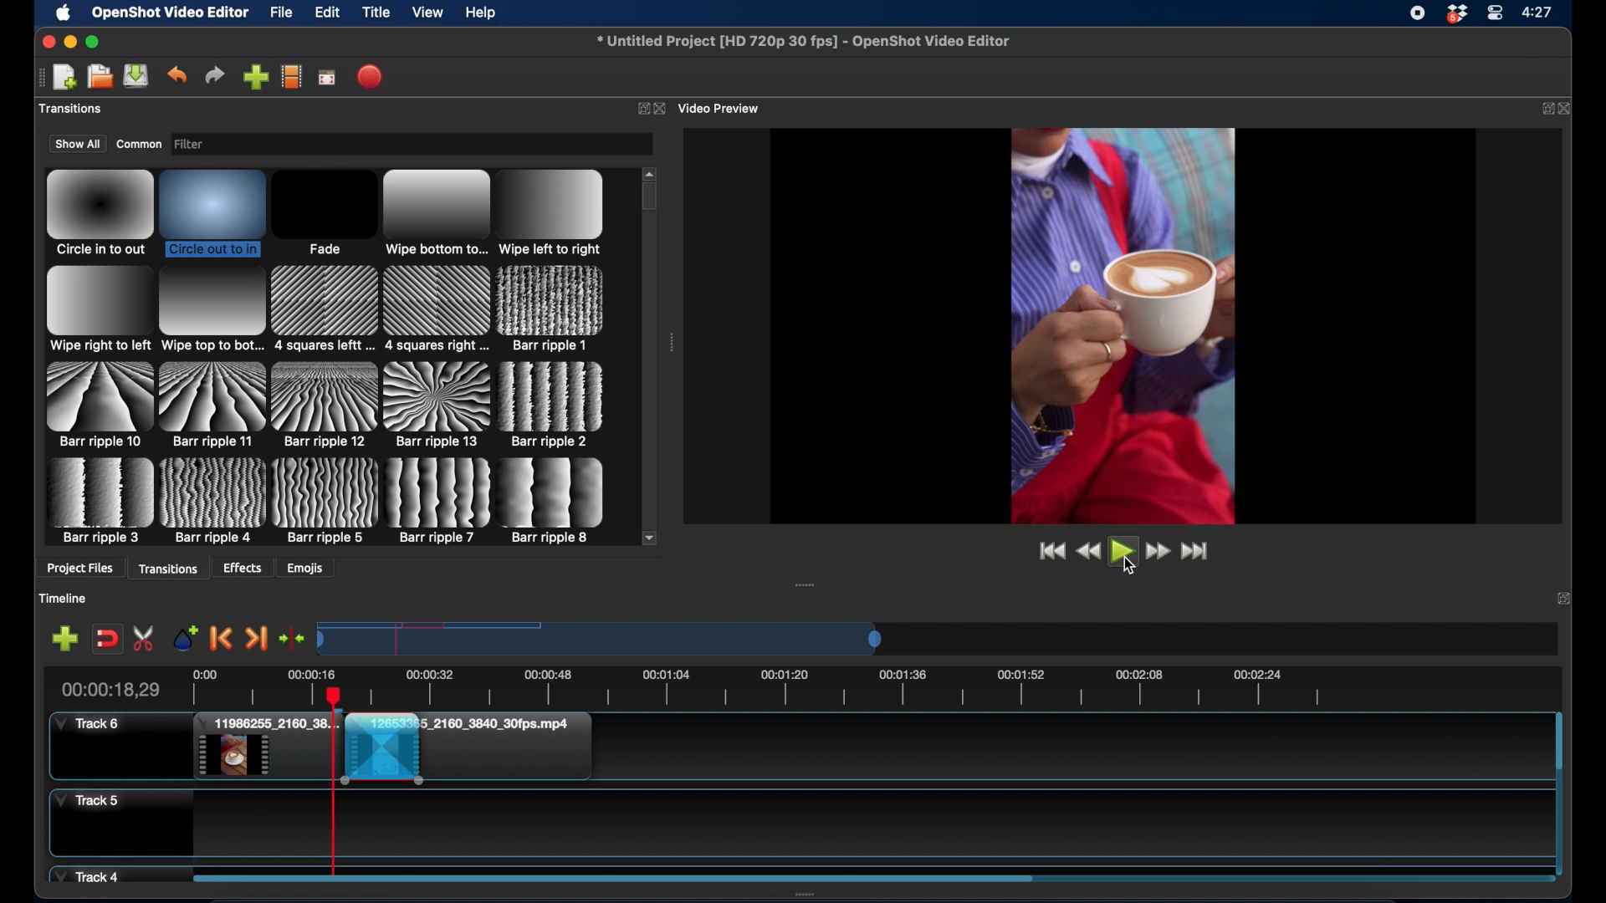  I want to click on minimize, so click(69, 42).